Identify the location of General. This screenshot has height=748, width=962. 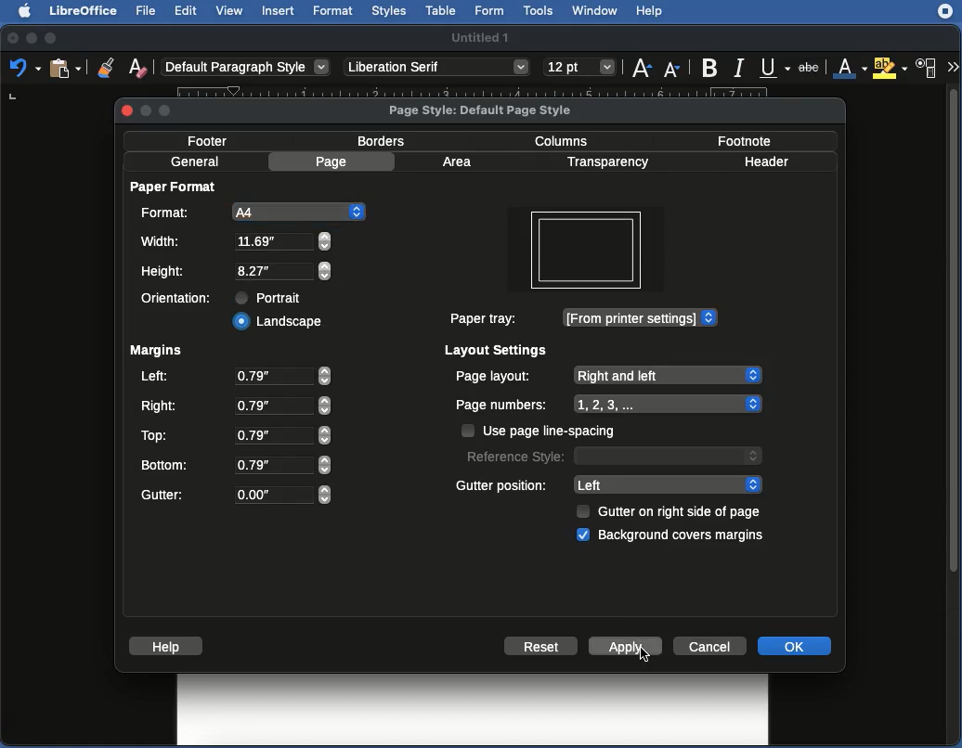
(197, 161).